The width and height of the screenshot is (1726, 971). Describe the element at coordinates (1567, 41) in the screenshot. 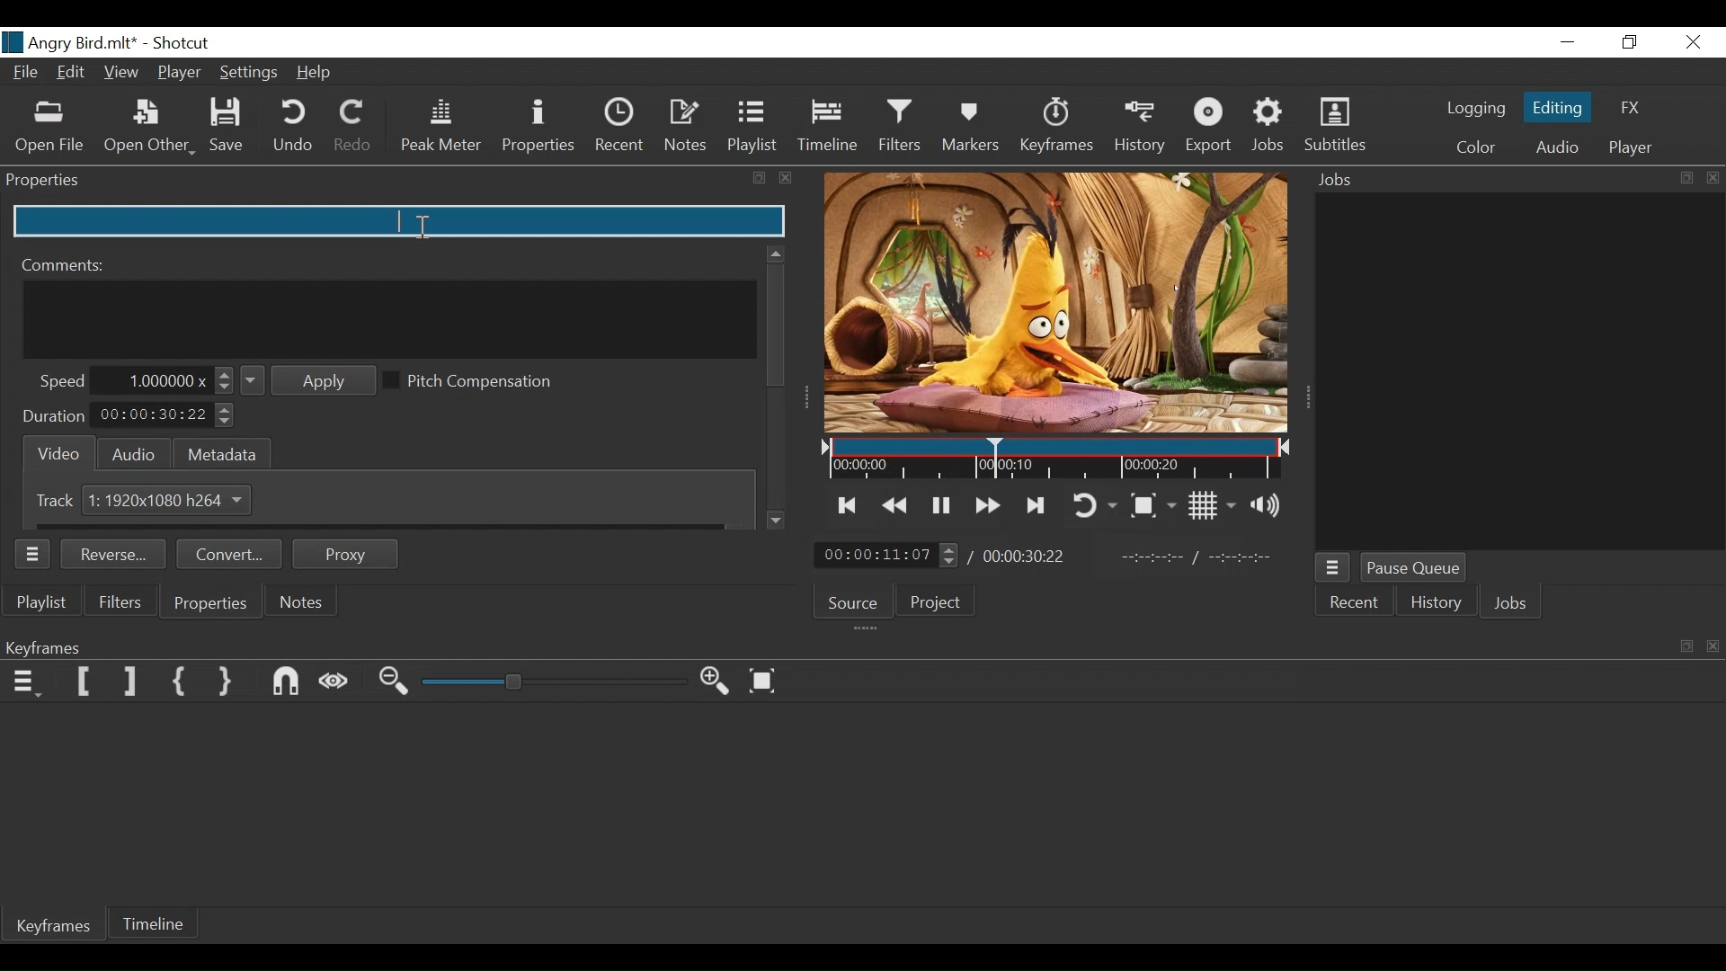

I see `Minimize` at that location.